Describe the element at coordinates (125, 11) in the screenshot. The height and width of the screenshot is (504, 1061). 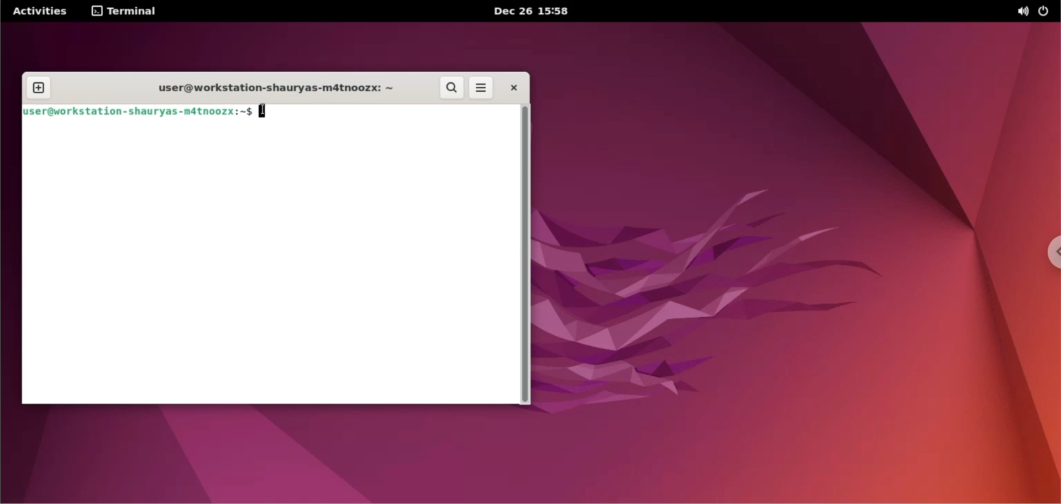
I see `terminal ` at that location.